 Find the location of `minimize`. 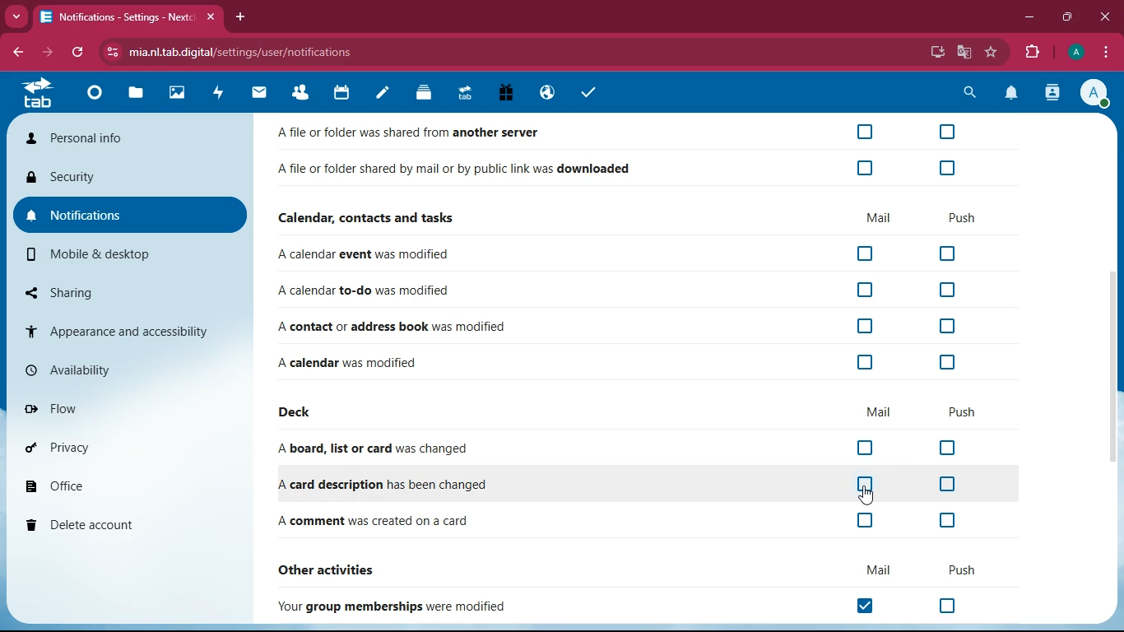

minimize is located at coordinates (1029, 16).